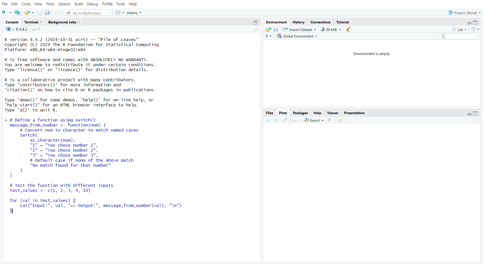 This screenshot has width=483, height=264. What do you see at coordinates (5, 5) in the screenshot?
I see `File` at bounding box center [5, 5].